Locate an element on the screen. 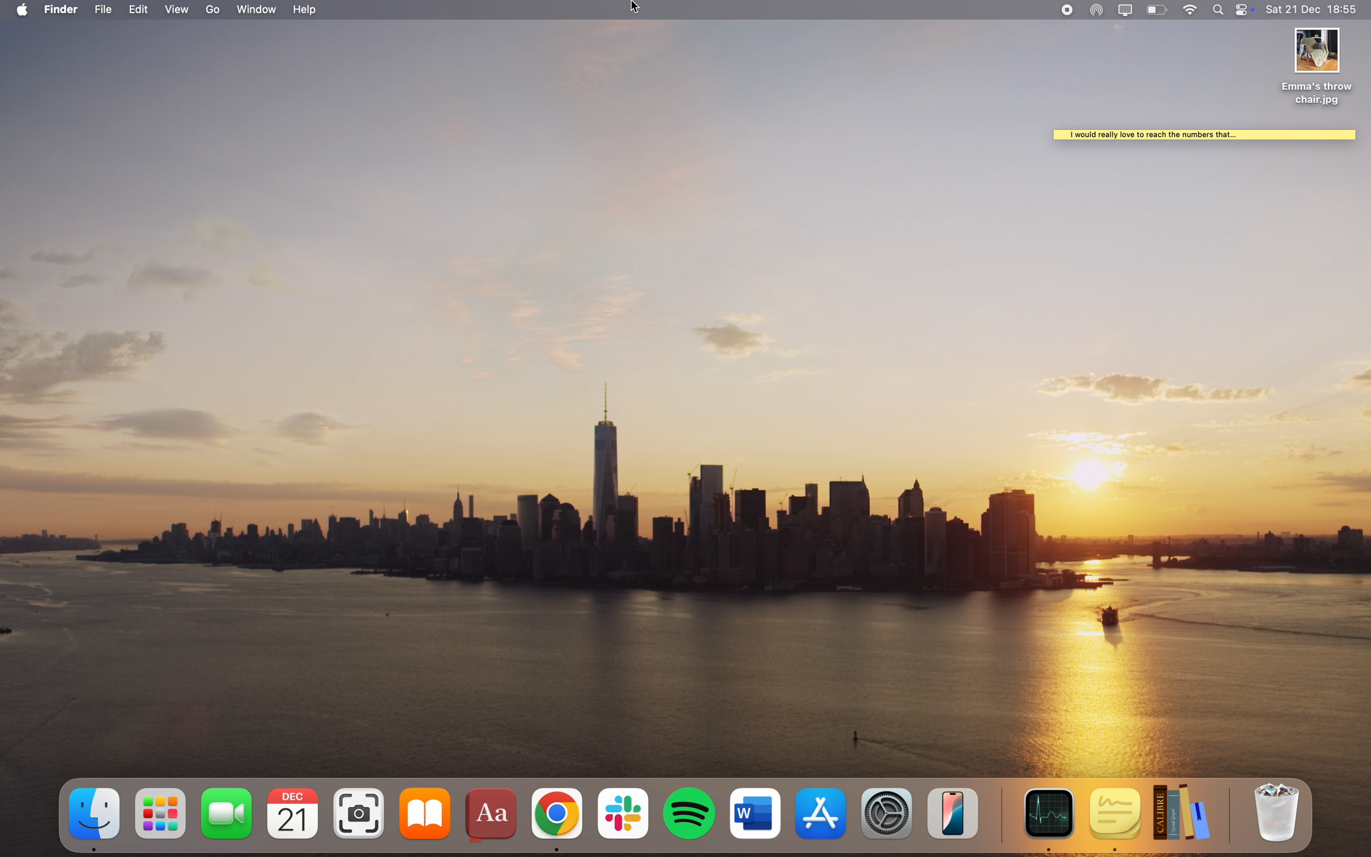  Sat 21 Dec 18:55 is located at coordinates (1317, 10).